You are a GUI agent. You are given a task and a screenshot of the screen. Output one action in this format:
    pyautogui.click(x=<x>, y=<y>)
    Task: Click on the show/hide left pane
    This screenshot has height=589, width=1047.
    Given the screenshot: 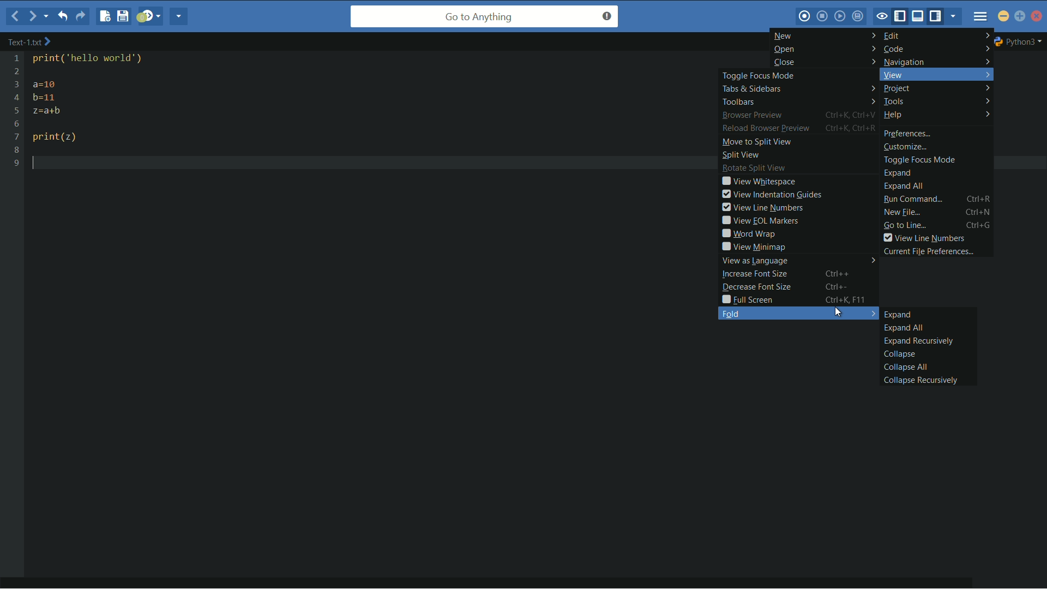 What is the action you would take?
    pyautogui.click(x=901, y=16)
    